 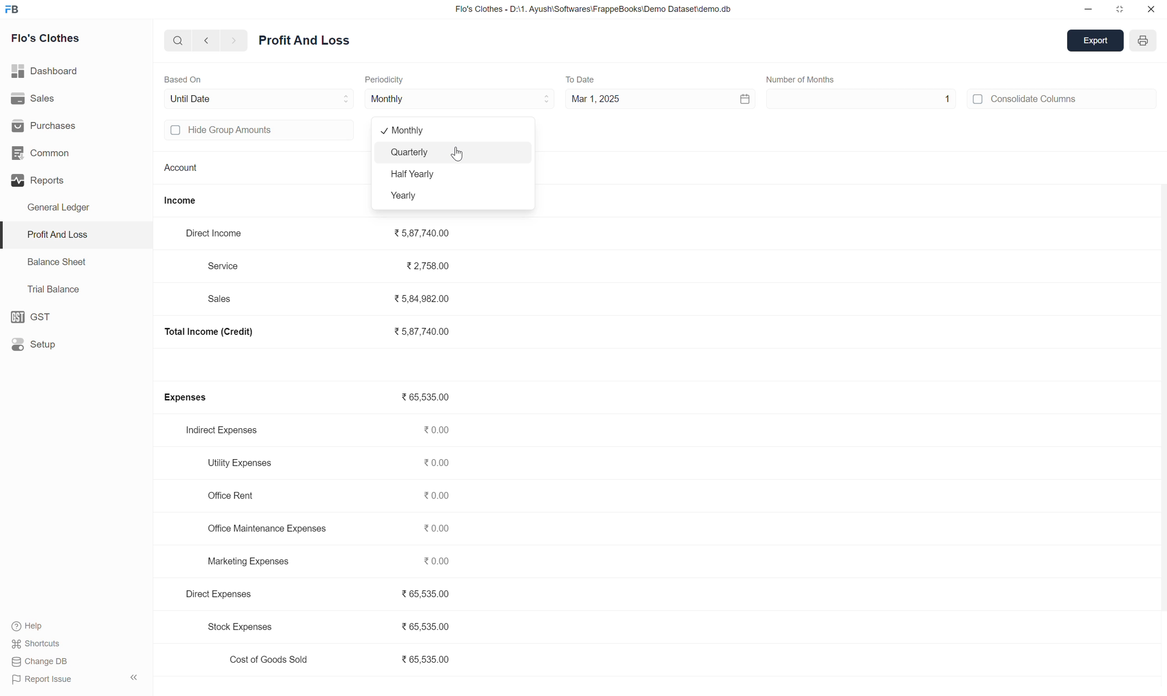 What do you see at coordinates (240, 461) in the screenshot?
I see `Utility Expenses` at bounding box center [240, 461].